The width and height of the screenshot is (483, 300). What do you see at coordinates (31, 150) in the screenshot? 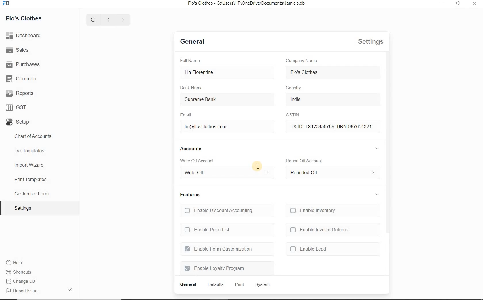
I see `Tax Templates` at bounding box center [31, 150].